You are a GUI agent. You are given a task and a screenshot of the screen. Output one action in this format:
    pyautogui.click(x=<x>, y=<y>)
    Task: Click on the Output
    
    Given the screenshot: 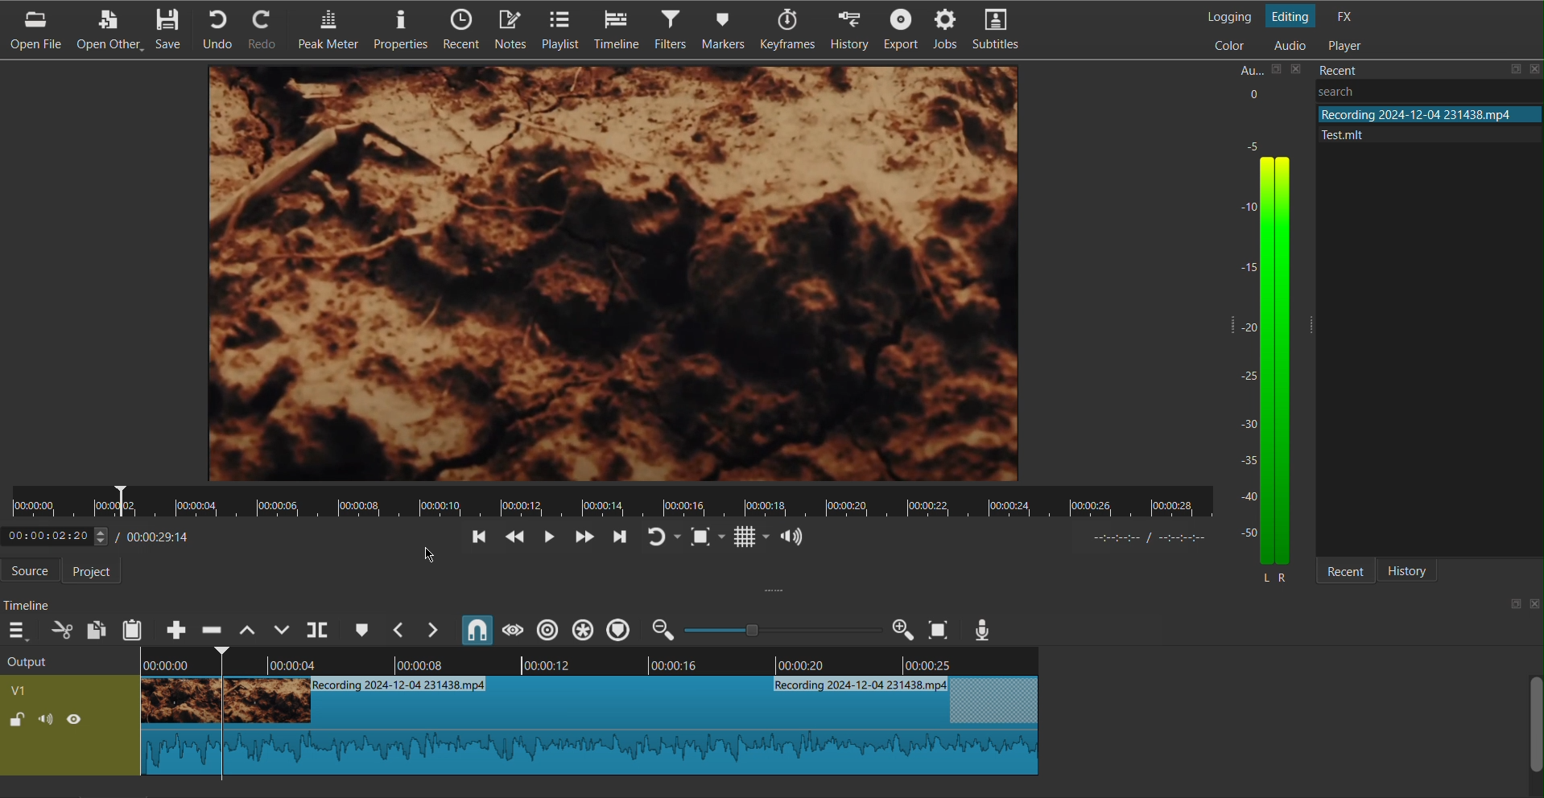 What is the action you would take?
    pyautogui.click(x=45, y=661)
    